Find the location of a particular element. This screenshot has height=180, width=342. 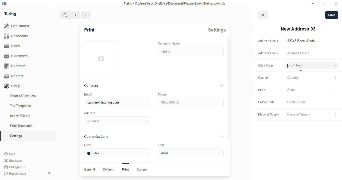

previous is located at coordinates (76, 15).